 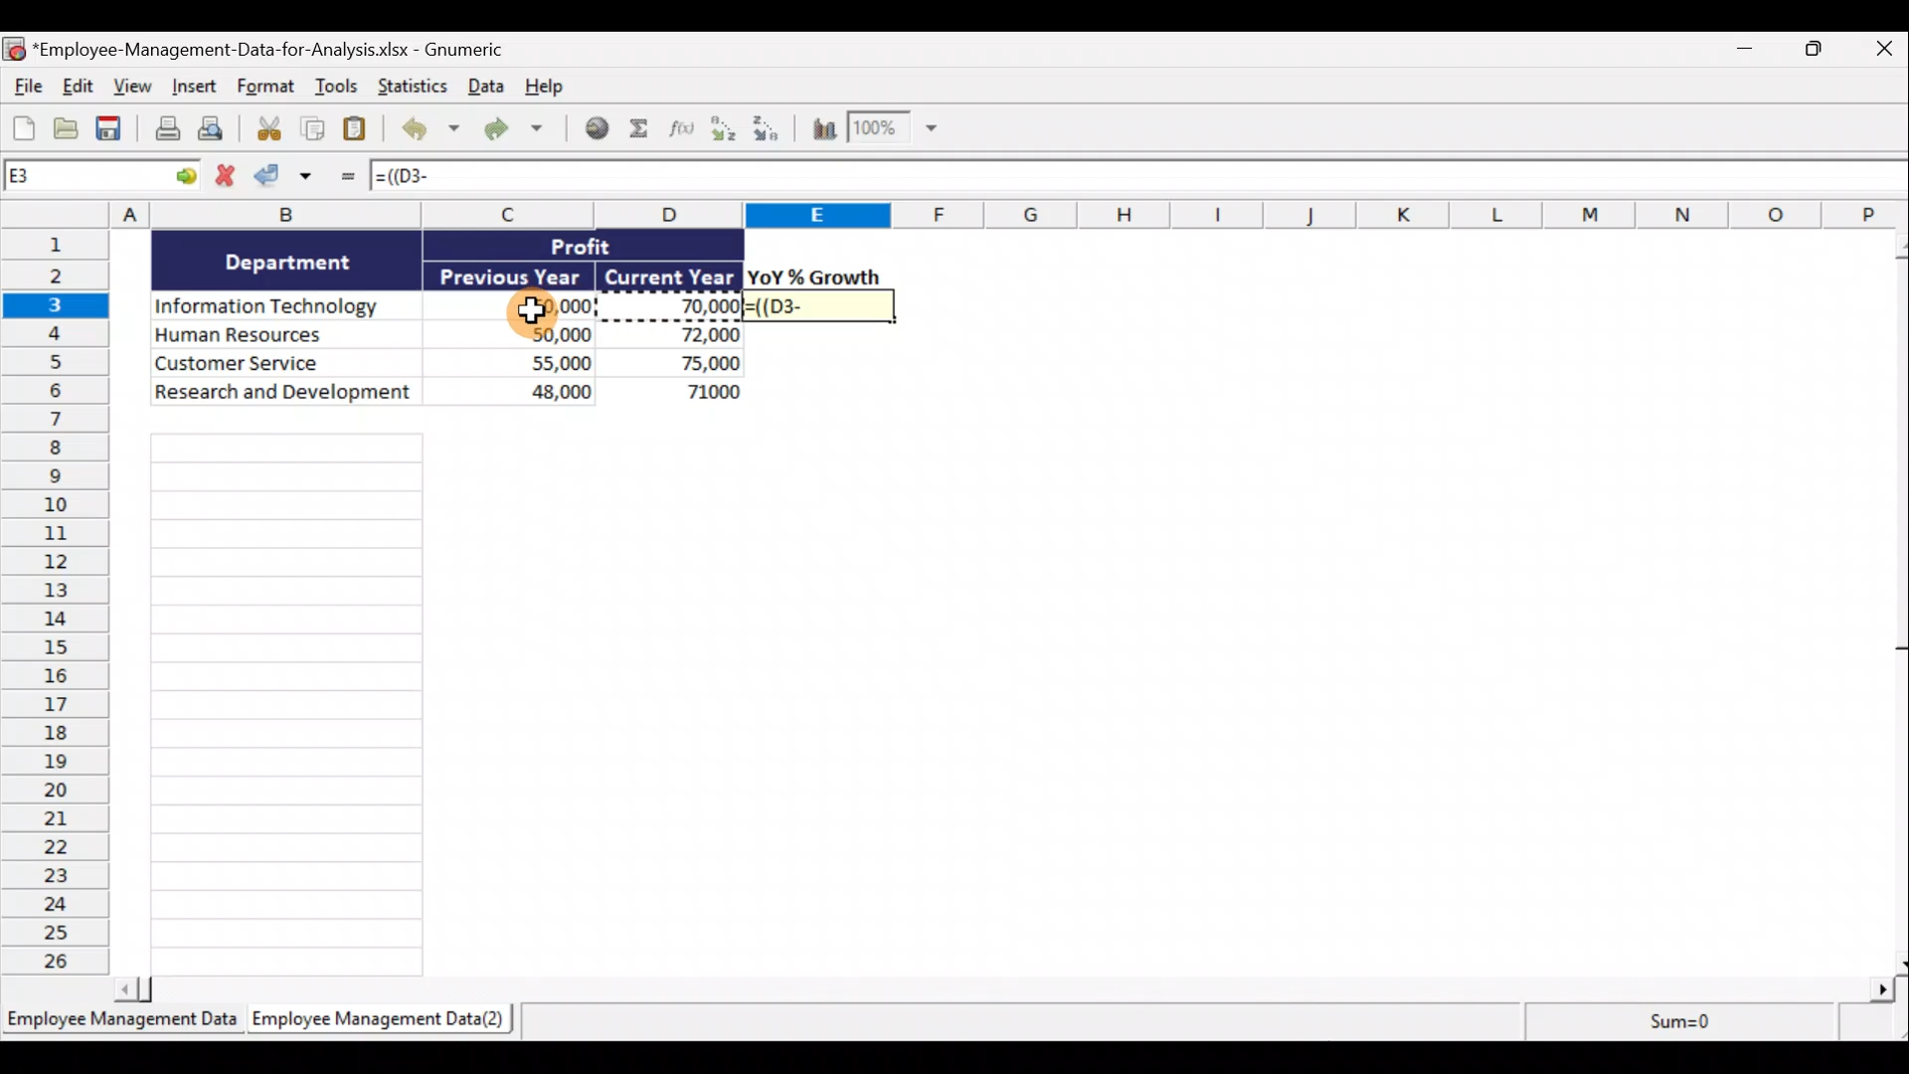 What do you see at coordinates (112, 130) in the screenshot?
I see `Save the current workbook` at bounding box center [112, 130].